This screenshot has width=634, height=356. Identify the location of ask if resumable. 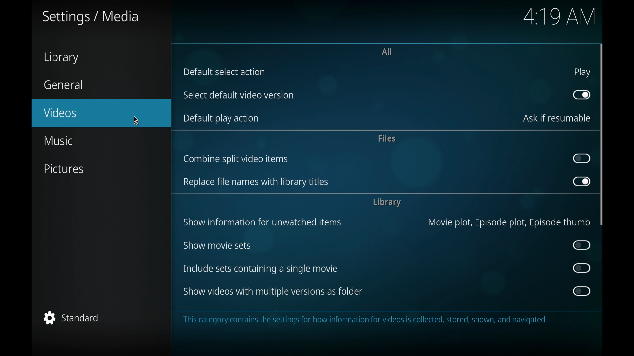
(557, 118).